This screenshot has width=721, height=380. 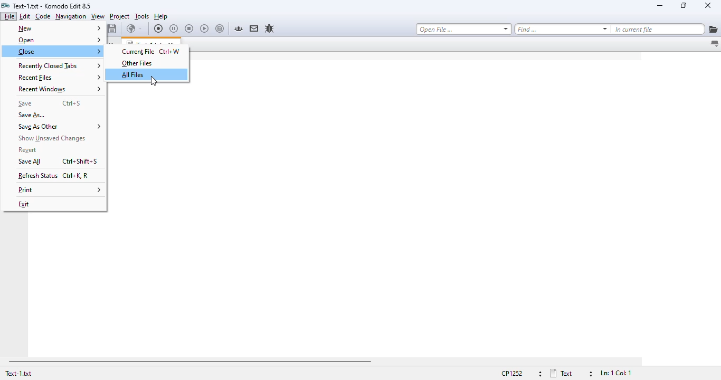 What do you see at coordinates (98, 16) in the screenshot?
I see `view` at bounding box center [98, 16].